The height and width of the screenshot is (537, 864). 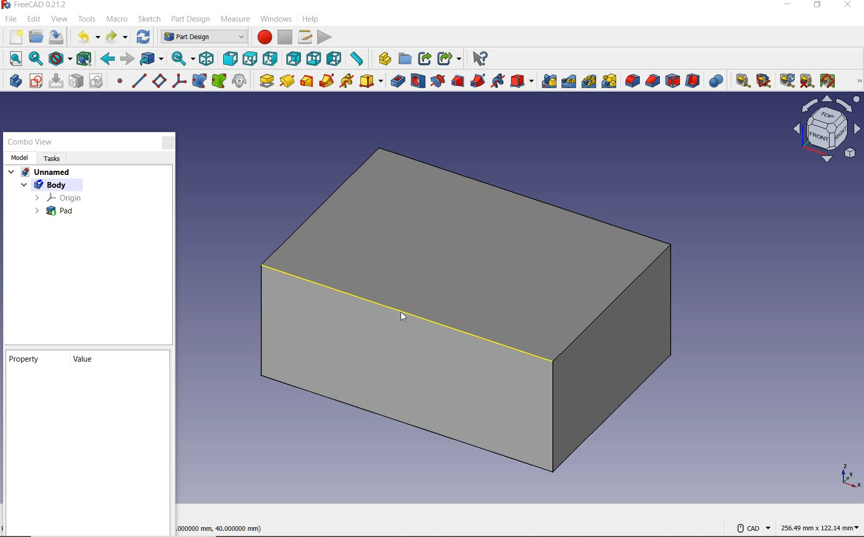 I want to click on unnamed, so click(x=40, y=171).